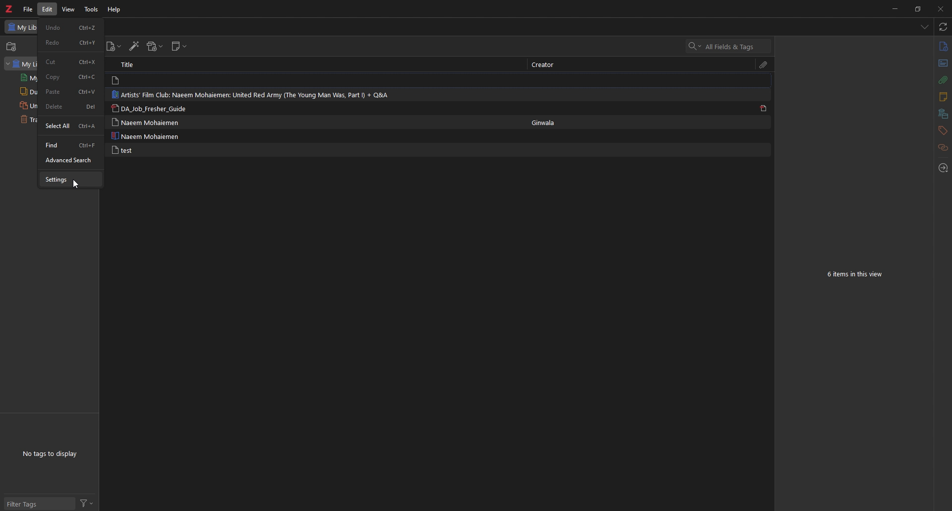  Describe the element at coordinates (943, 114) in the screenshot. I see `libraries and collection` at that location.